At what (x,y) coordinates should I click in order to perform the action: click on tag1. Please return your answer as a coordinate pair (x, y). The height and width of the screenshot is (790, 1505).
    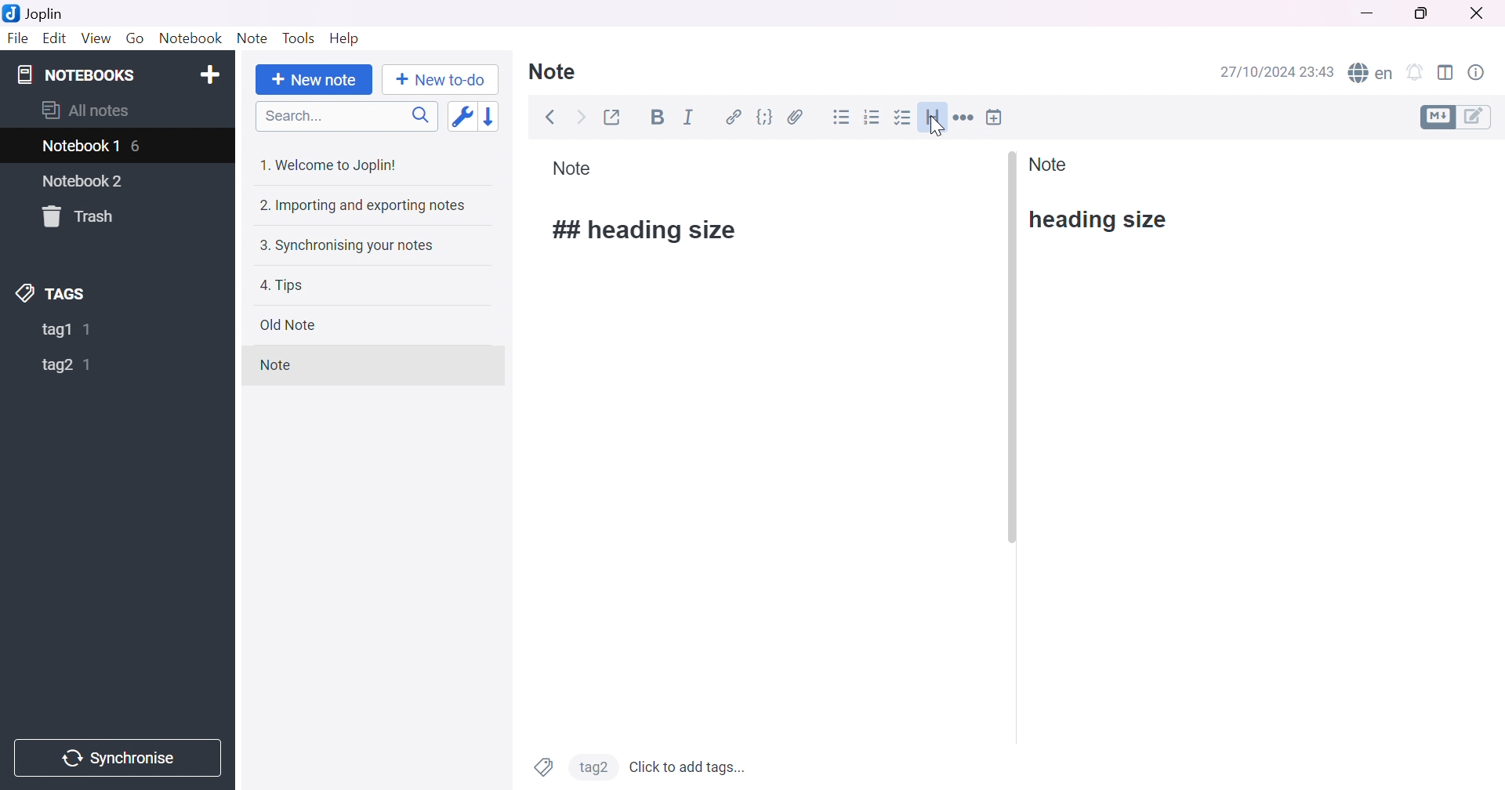
    Looking at the image, I should click on (56, 331).